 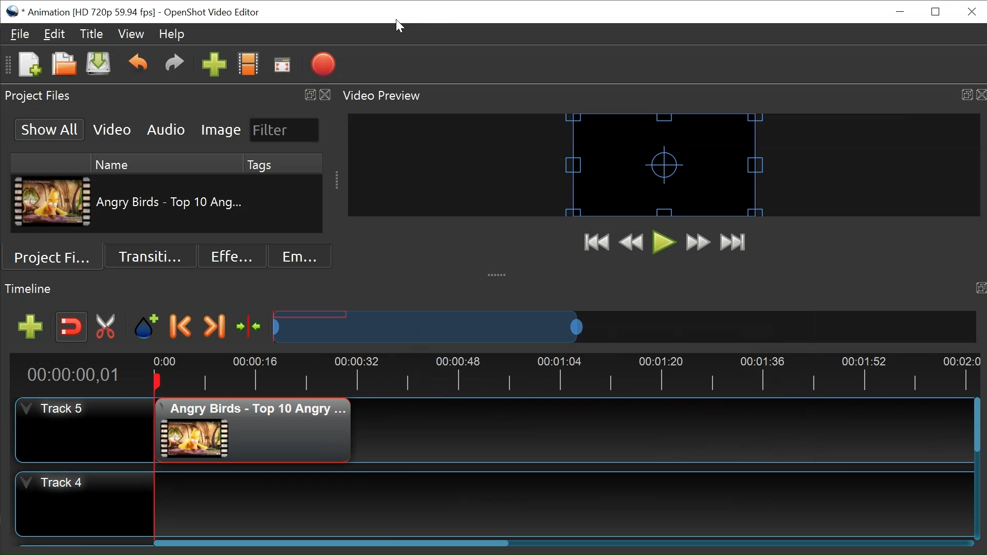 What do you see at coordinates (211, 13) in the screenshot?
I see `OpenShot Video Editor` at bounding box center [211, 13].